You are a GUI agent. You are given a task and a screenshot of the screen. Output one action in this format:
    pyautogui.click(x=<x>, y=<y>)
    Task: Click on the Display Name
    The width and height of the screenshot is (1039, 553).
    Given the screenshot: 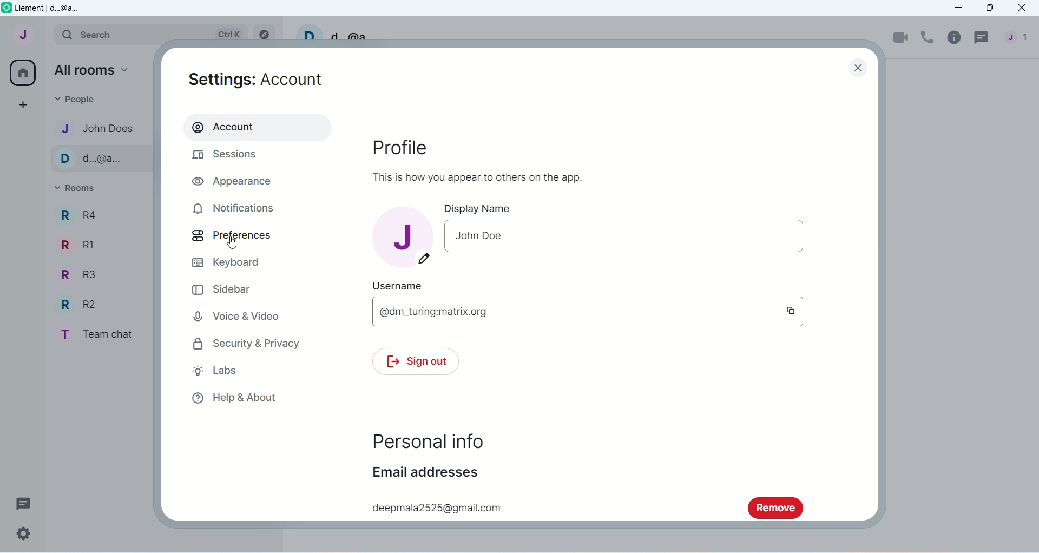 What is the action you would take?
    pyautogui.click(x=486, y=206)
    